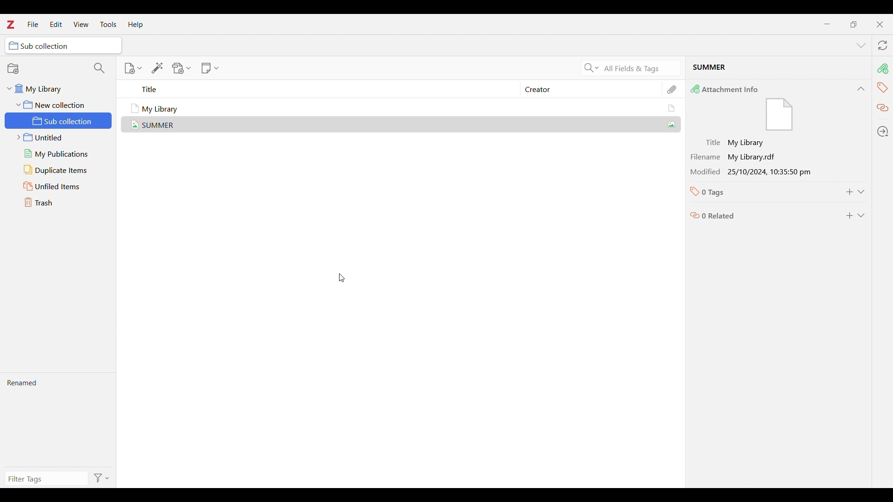 The image size is (893, 502). What do you see at coordinates (591, 68) in the screenshot?
I see `Search criteria ` at bounding box center [591, 68].